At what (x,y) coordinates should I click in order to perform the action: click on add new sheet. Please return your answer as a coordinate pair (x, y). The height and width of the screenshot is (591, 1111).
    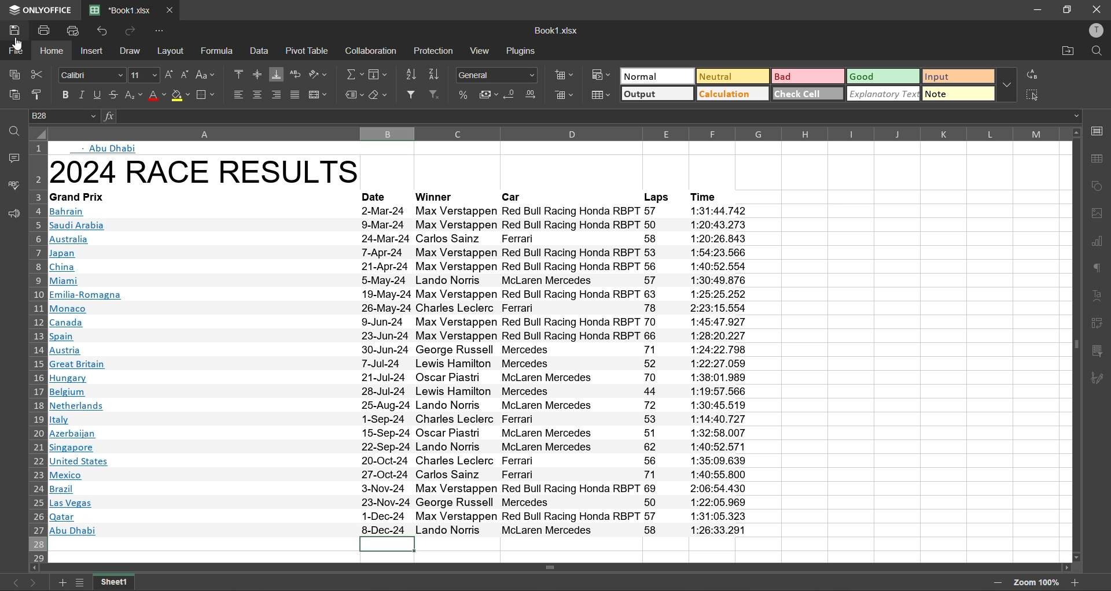
    Looking at the image, I should click on (62, 582).